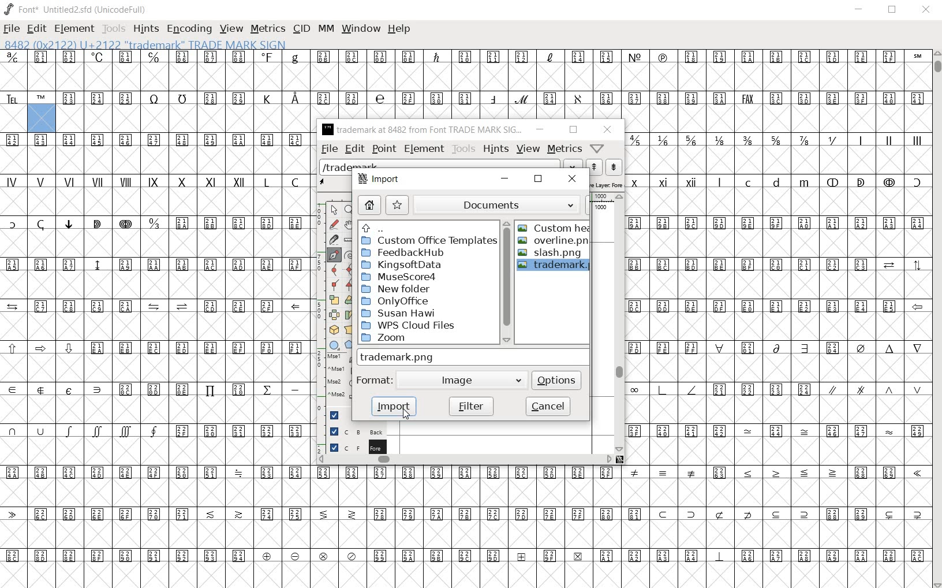 The height and width of the screenshot is (588, 942). What do you see at coordinates (397, 289) in the screenshot?
I see `New Folder` at bounding box center [397, 289].